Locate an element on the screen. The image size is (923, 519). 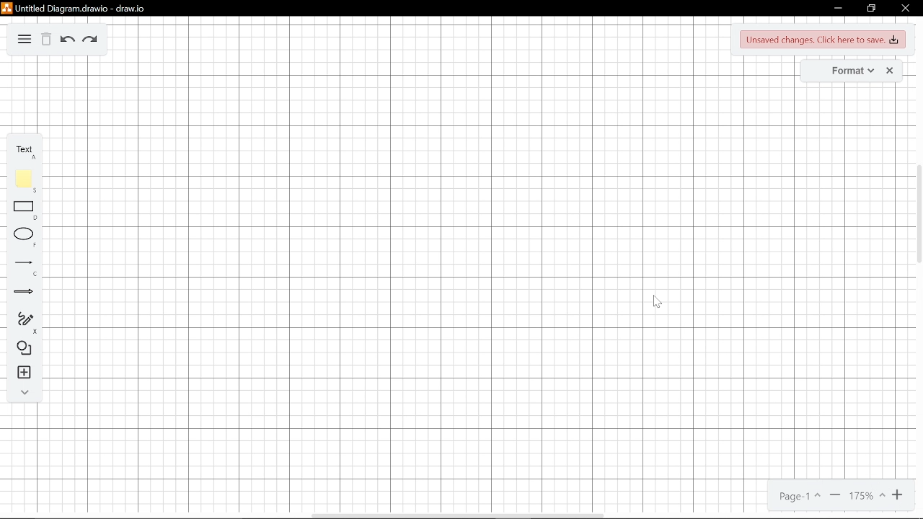
restore down is located at coordinates (872, 8).